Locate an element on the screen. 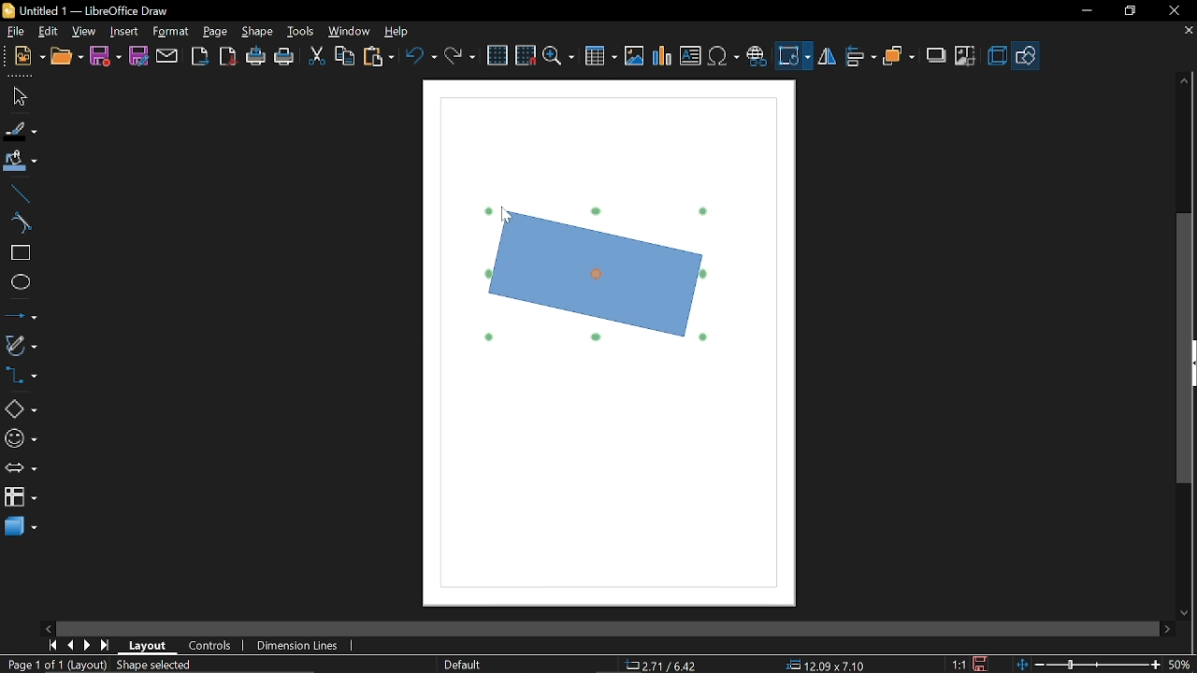 The image size is (1197, 673). paste is located at coordinates (380, 56).